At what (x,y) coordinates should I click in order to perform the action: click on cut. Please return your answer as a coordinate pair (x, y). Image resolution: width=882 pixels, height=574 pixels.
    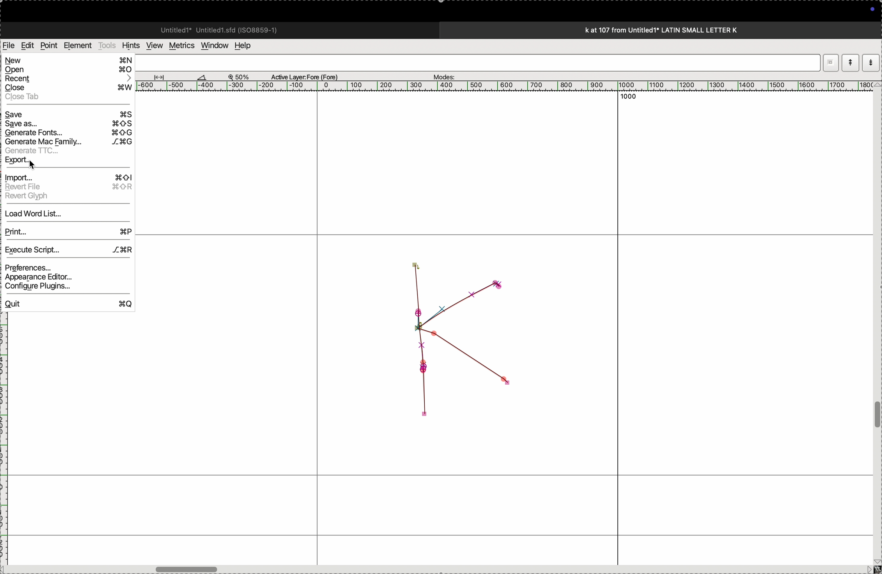
    Looking at the image, I should click on (202, 77).